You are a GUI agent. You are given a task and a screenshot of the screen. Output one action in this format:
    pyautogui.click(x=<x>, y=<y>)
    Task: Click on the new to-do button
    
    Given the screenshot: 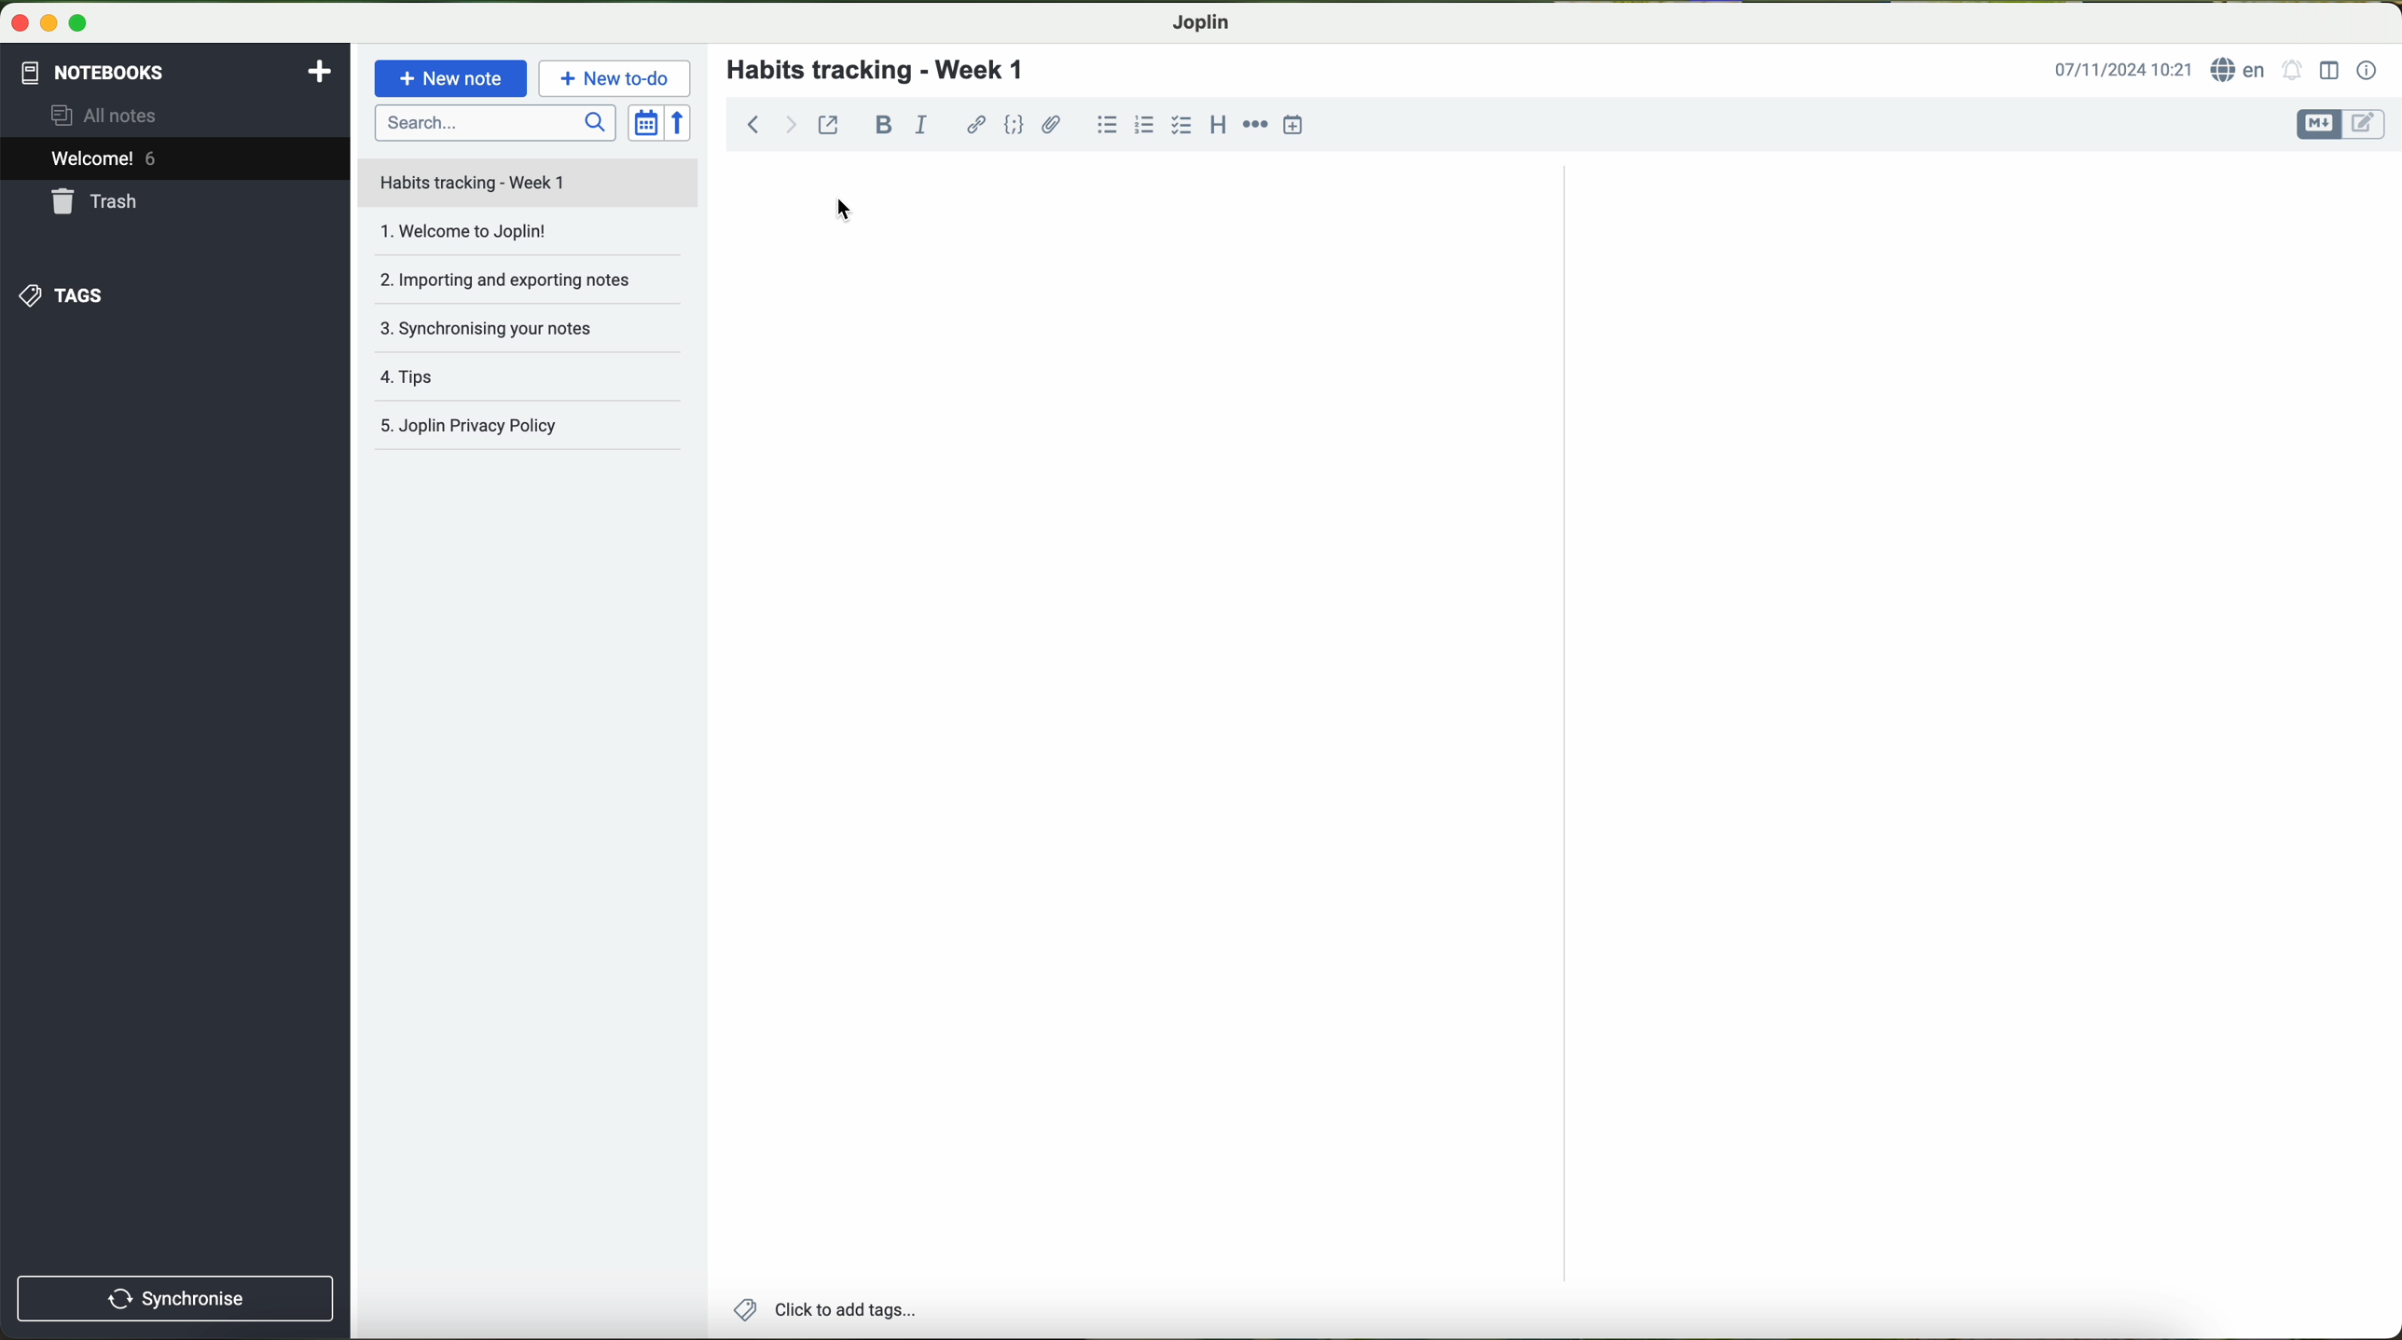 What is the action you would take?
    pyautogui.click(x=614, y=77)
    